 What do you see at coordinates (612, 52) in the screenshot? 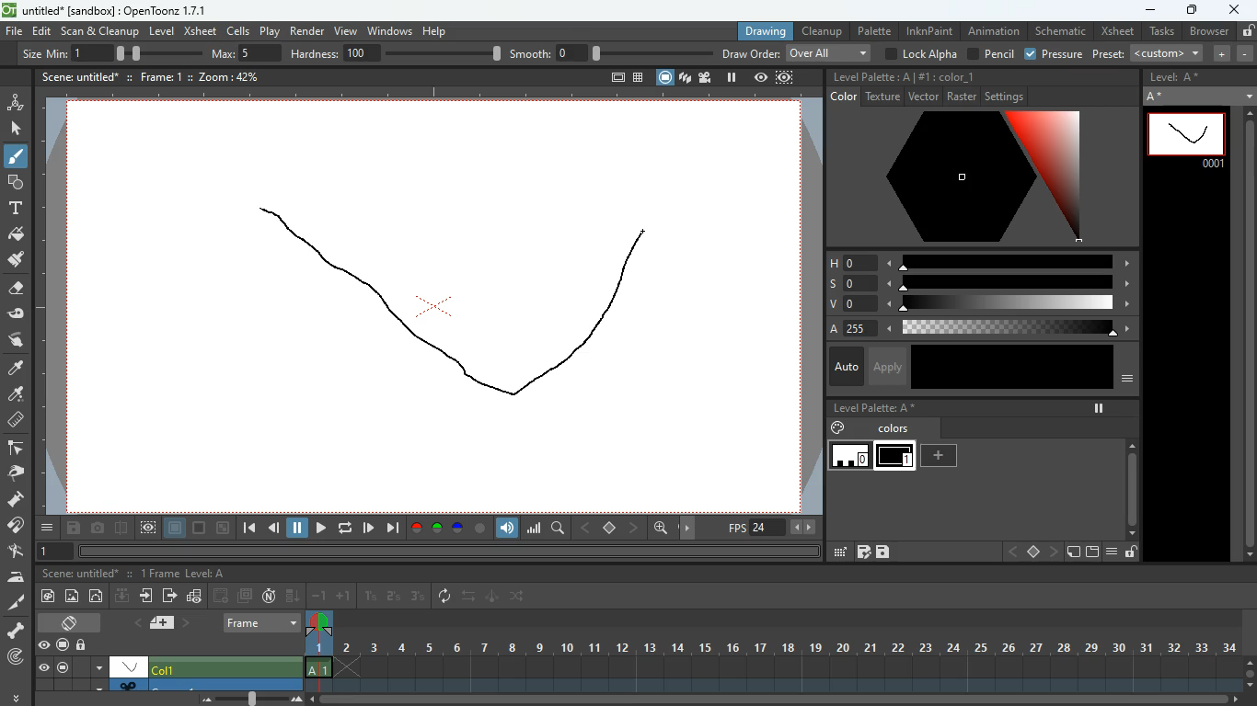
I see `smooth` at bounding box center [612, 52].